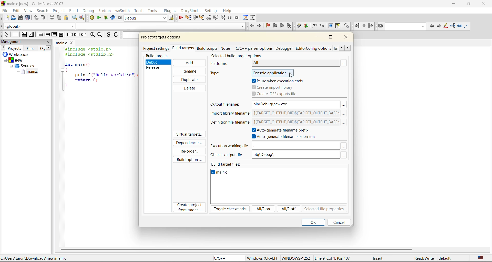  Describe the element at coordinates (71, 43) in the screenshot. I see `close` at that location.